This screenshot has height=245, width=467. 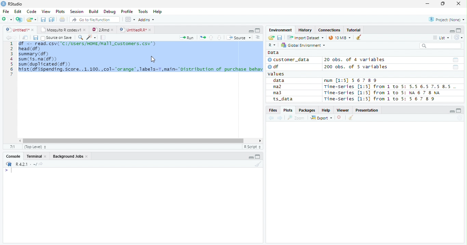 I want to click on Files, so click(x=273, y=110).